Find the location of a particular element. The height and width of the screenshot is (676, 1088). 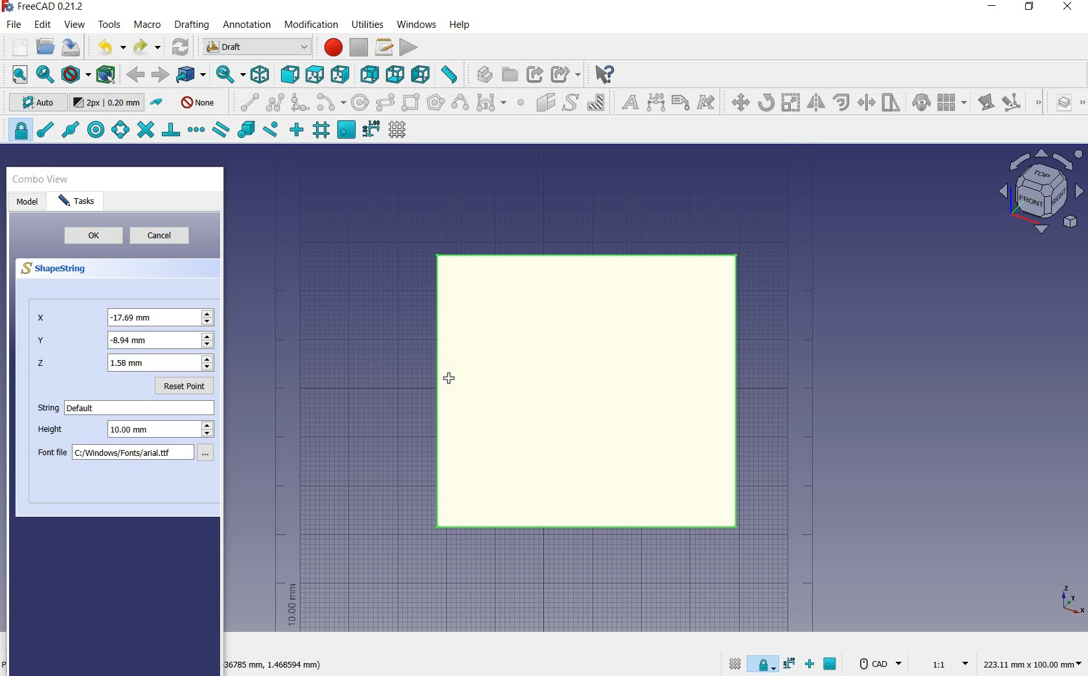

string is located at coordinates (45, 409).